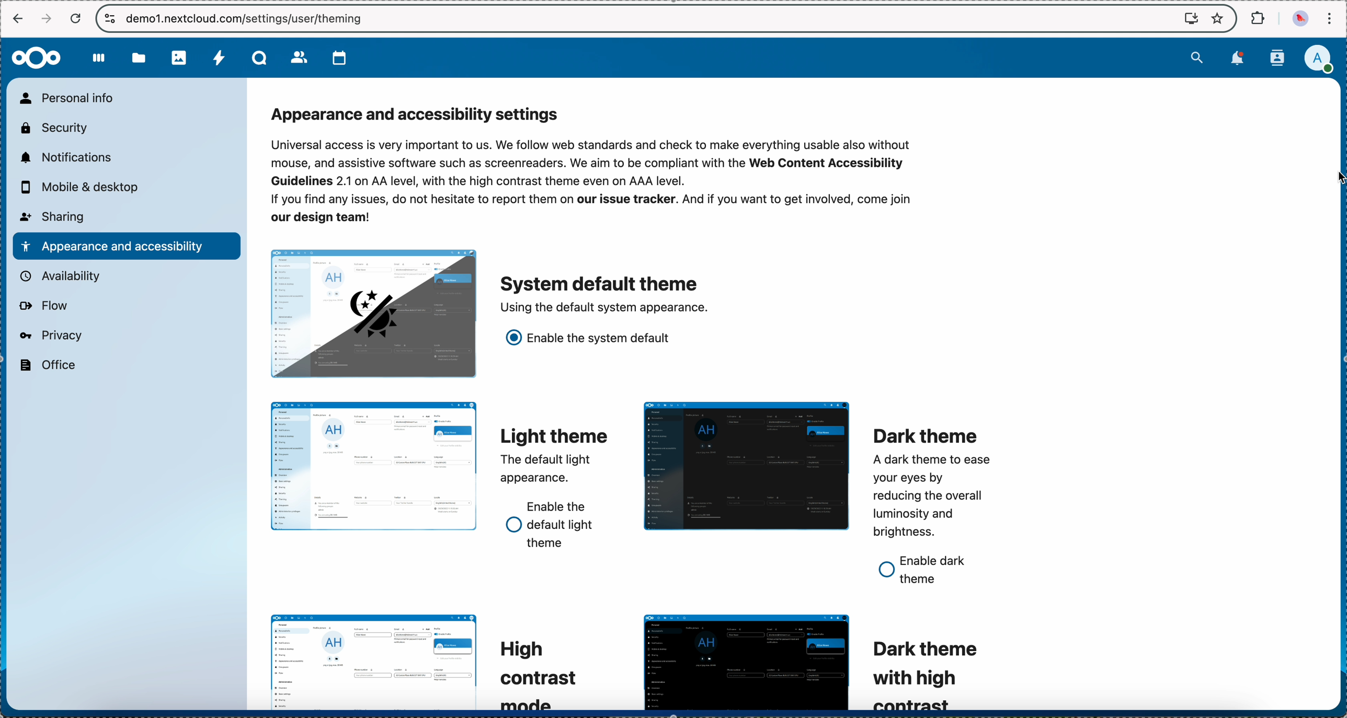  What do you see at coordinates (374, 661) in the screenshot?
I see `high contrast mode preview` at bounding box center [374, 661].